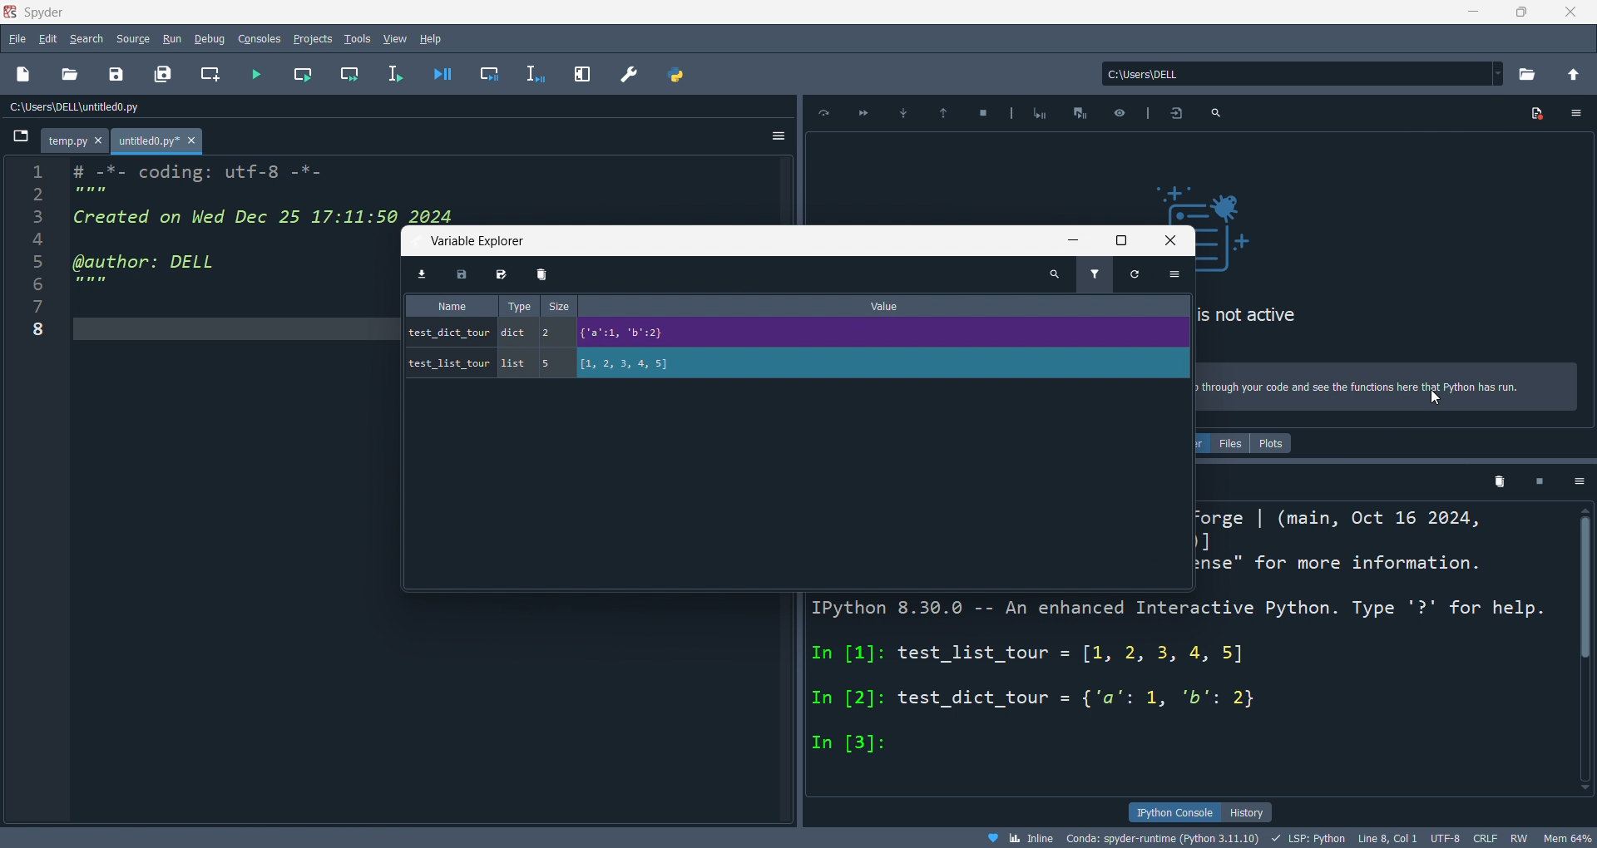 This screenshot has height=848, width=1597. What do you see at coordinates (1578, 481) in the screenshot?
I see `options` at bounding box center [1578, 481].